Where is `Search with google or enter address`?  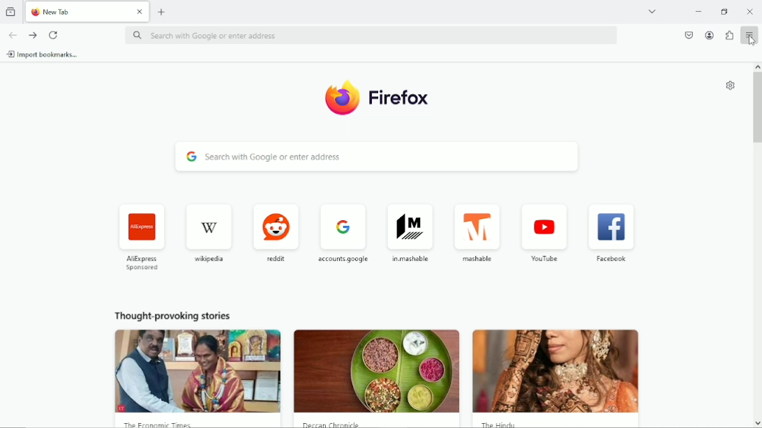
Search with google or enter address is located at coordinates (371, 35).